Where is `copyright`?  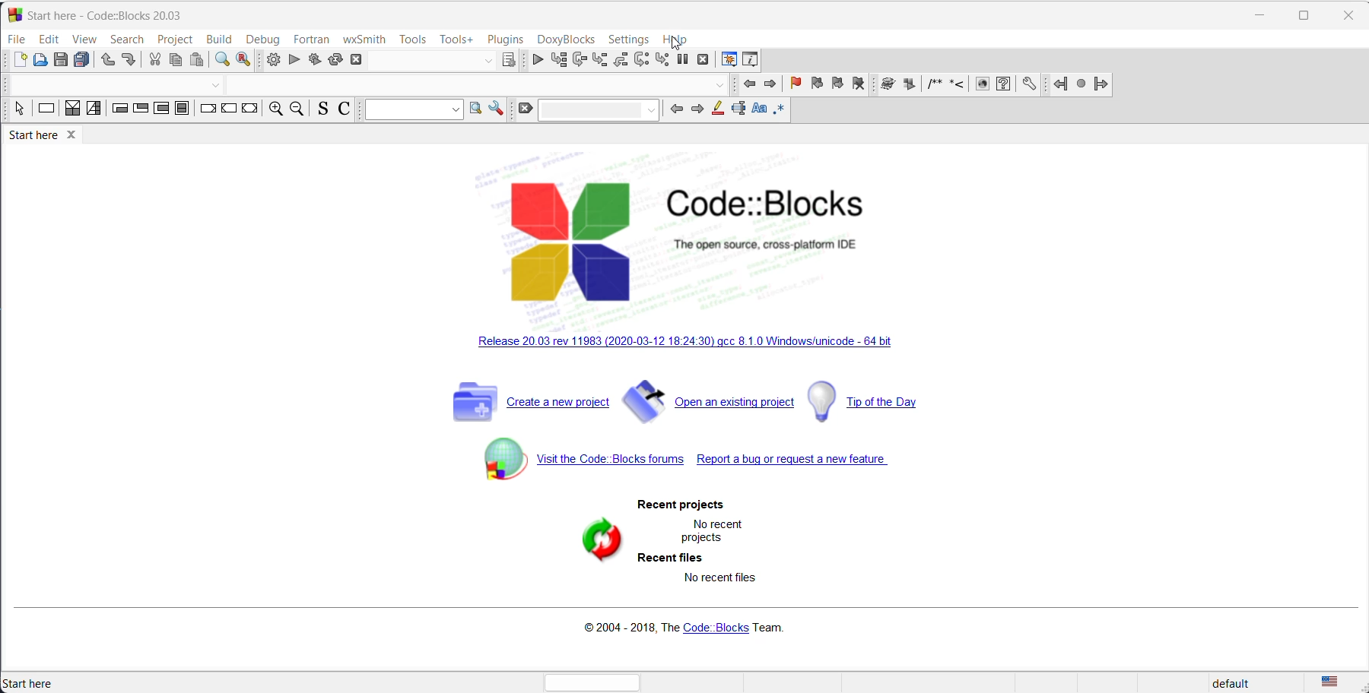
copyright is located at coordinates (689, 626).